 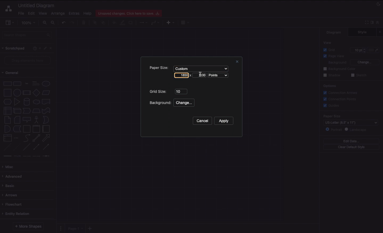 What do you see at coordinates (17, 156) in the screenshot?
I see `connector 2` at bounding box center [17, 156].